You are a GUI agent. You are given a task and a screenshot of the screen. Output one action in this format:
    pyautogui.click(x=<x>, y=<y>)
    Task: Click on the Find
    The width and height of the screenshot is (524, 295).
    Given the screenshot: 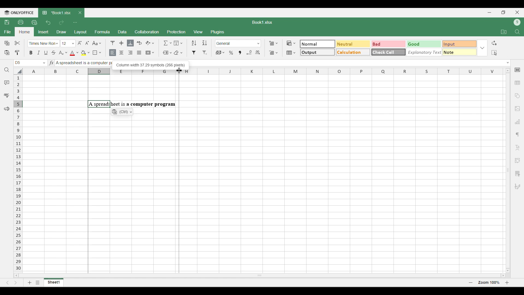 What is the action you would take?
    pyautogui.click(x=518, y=32)
    